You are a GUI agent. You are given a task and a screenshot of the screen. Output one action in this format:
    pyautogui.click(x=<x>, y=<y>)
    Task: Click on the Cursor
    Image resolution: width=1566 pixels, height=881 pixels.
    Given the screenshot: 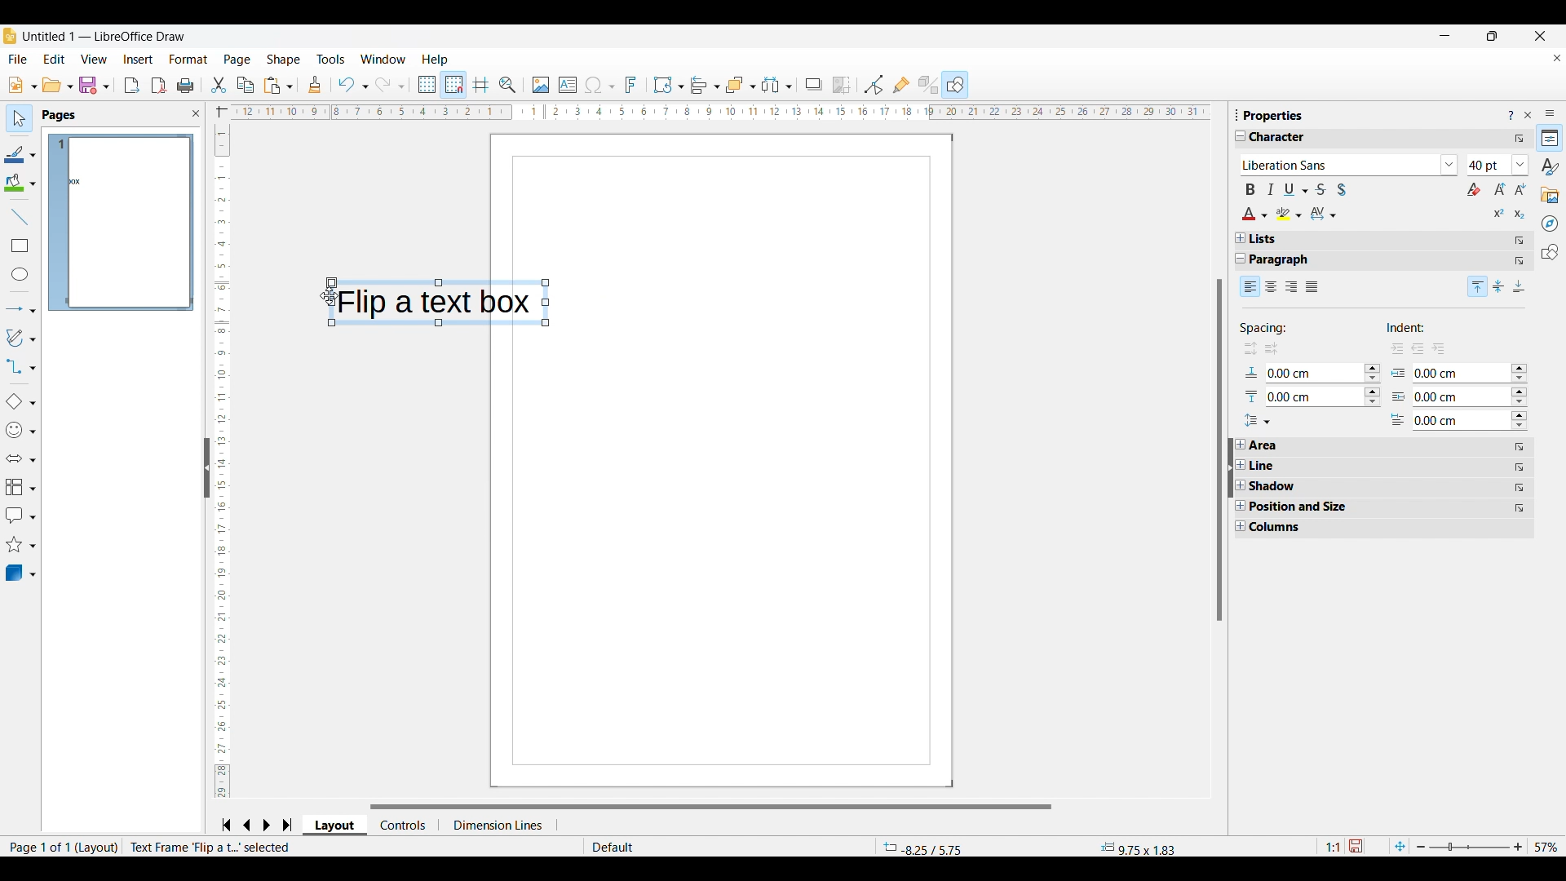 What is the action you would take?
    pyautogui.click(x=328, y=296)
    